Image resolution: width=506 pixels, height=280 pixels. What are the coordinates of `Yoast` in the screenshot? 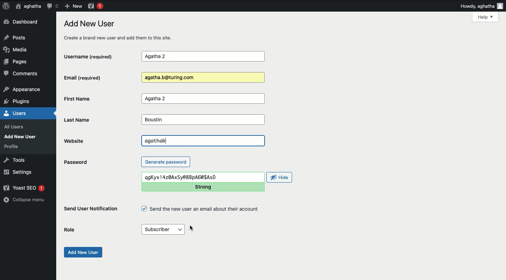 It's located at (95, 6).